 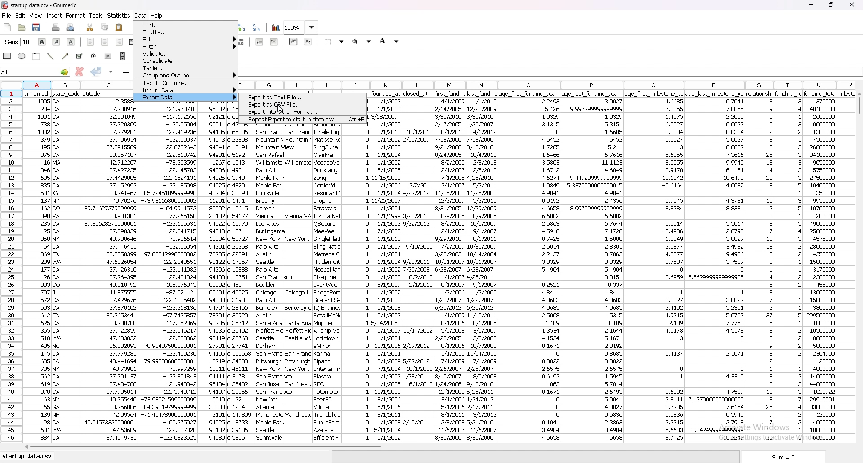 What do you see at coordinates (186, 32) in the screenshot?
I see `shuffle` at bounding box center [186, 32].